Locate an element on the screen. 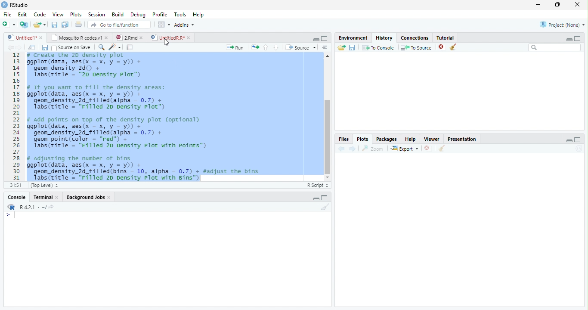  History is located at coordinates (384, 38).